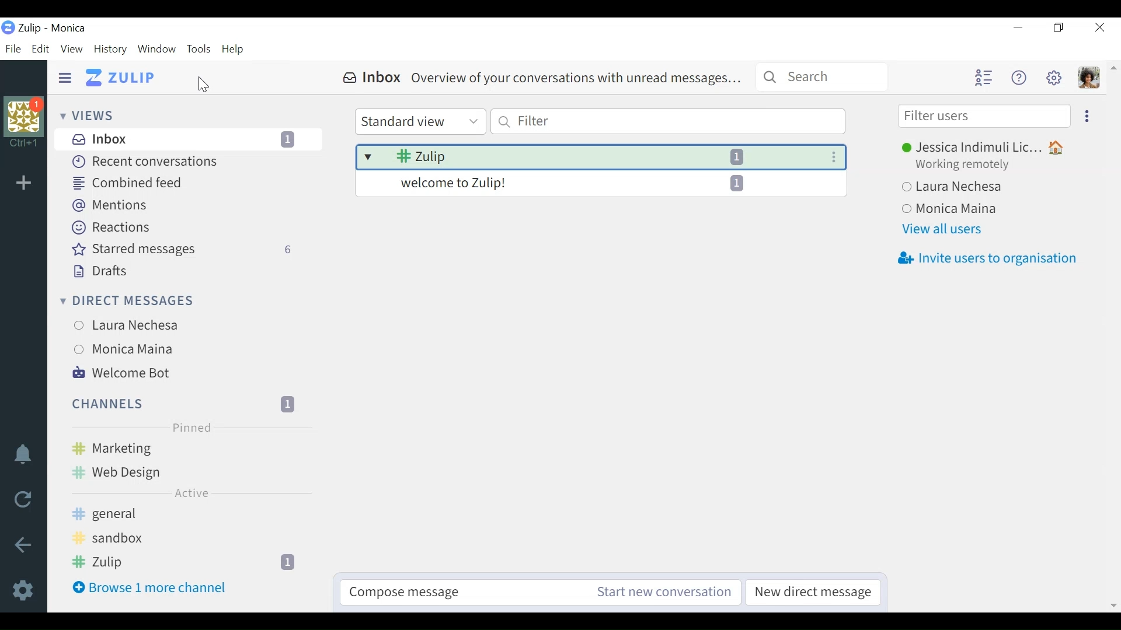 The height and width of the screenshot is (630, 1121). Describe the element at coordinates (544, 78) in the screenshot. I see `Inbox` at that location.